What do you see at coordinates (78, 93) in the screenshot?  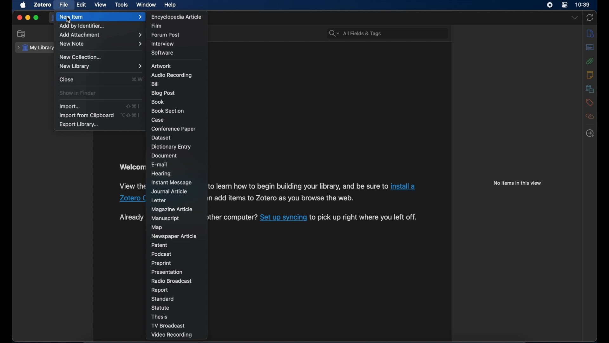 I see `show in finder` at bounding box center [78, 93].